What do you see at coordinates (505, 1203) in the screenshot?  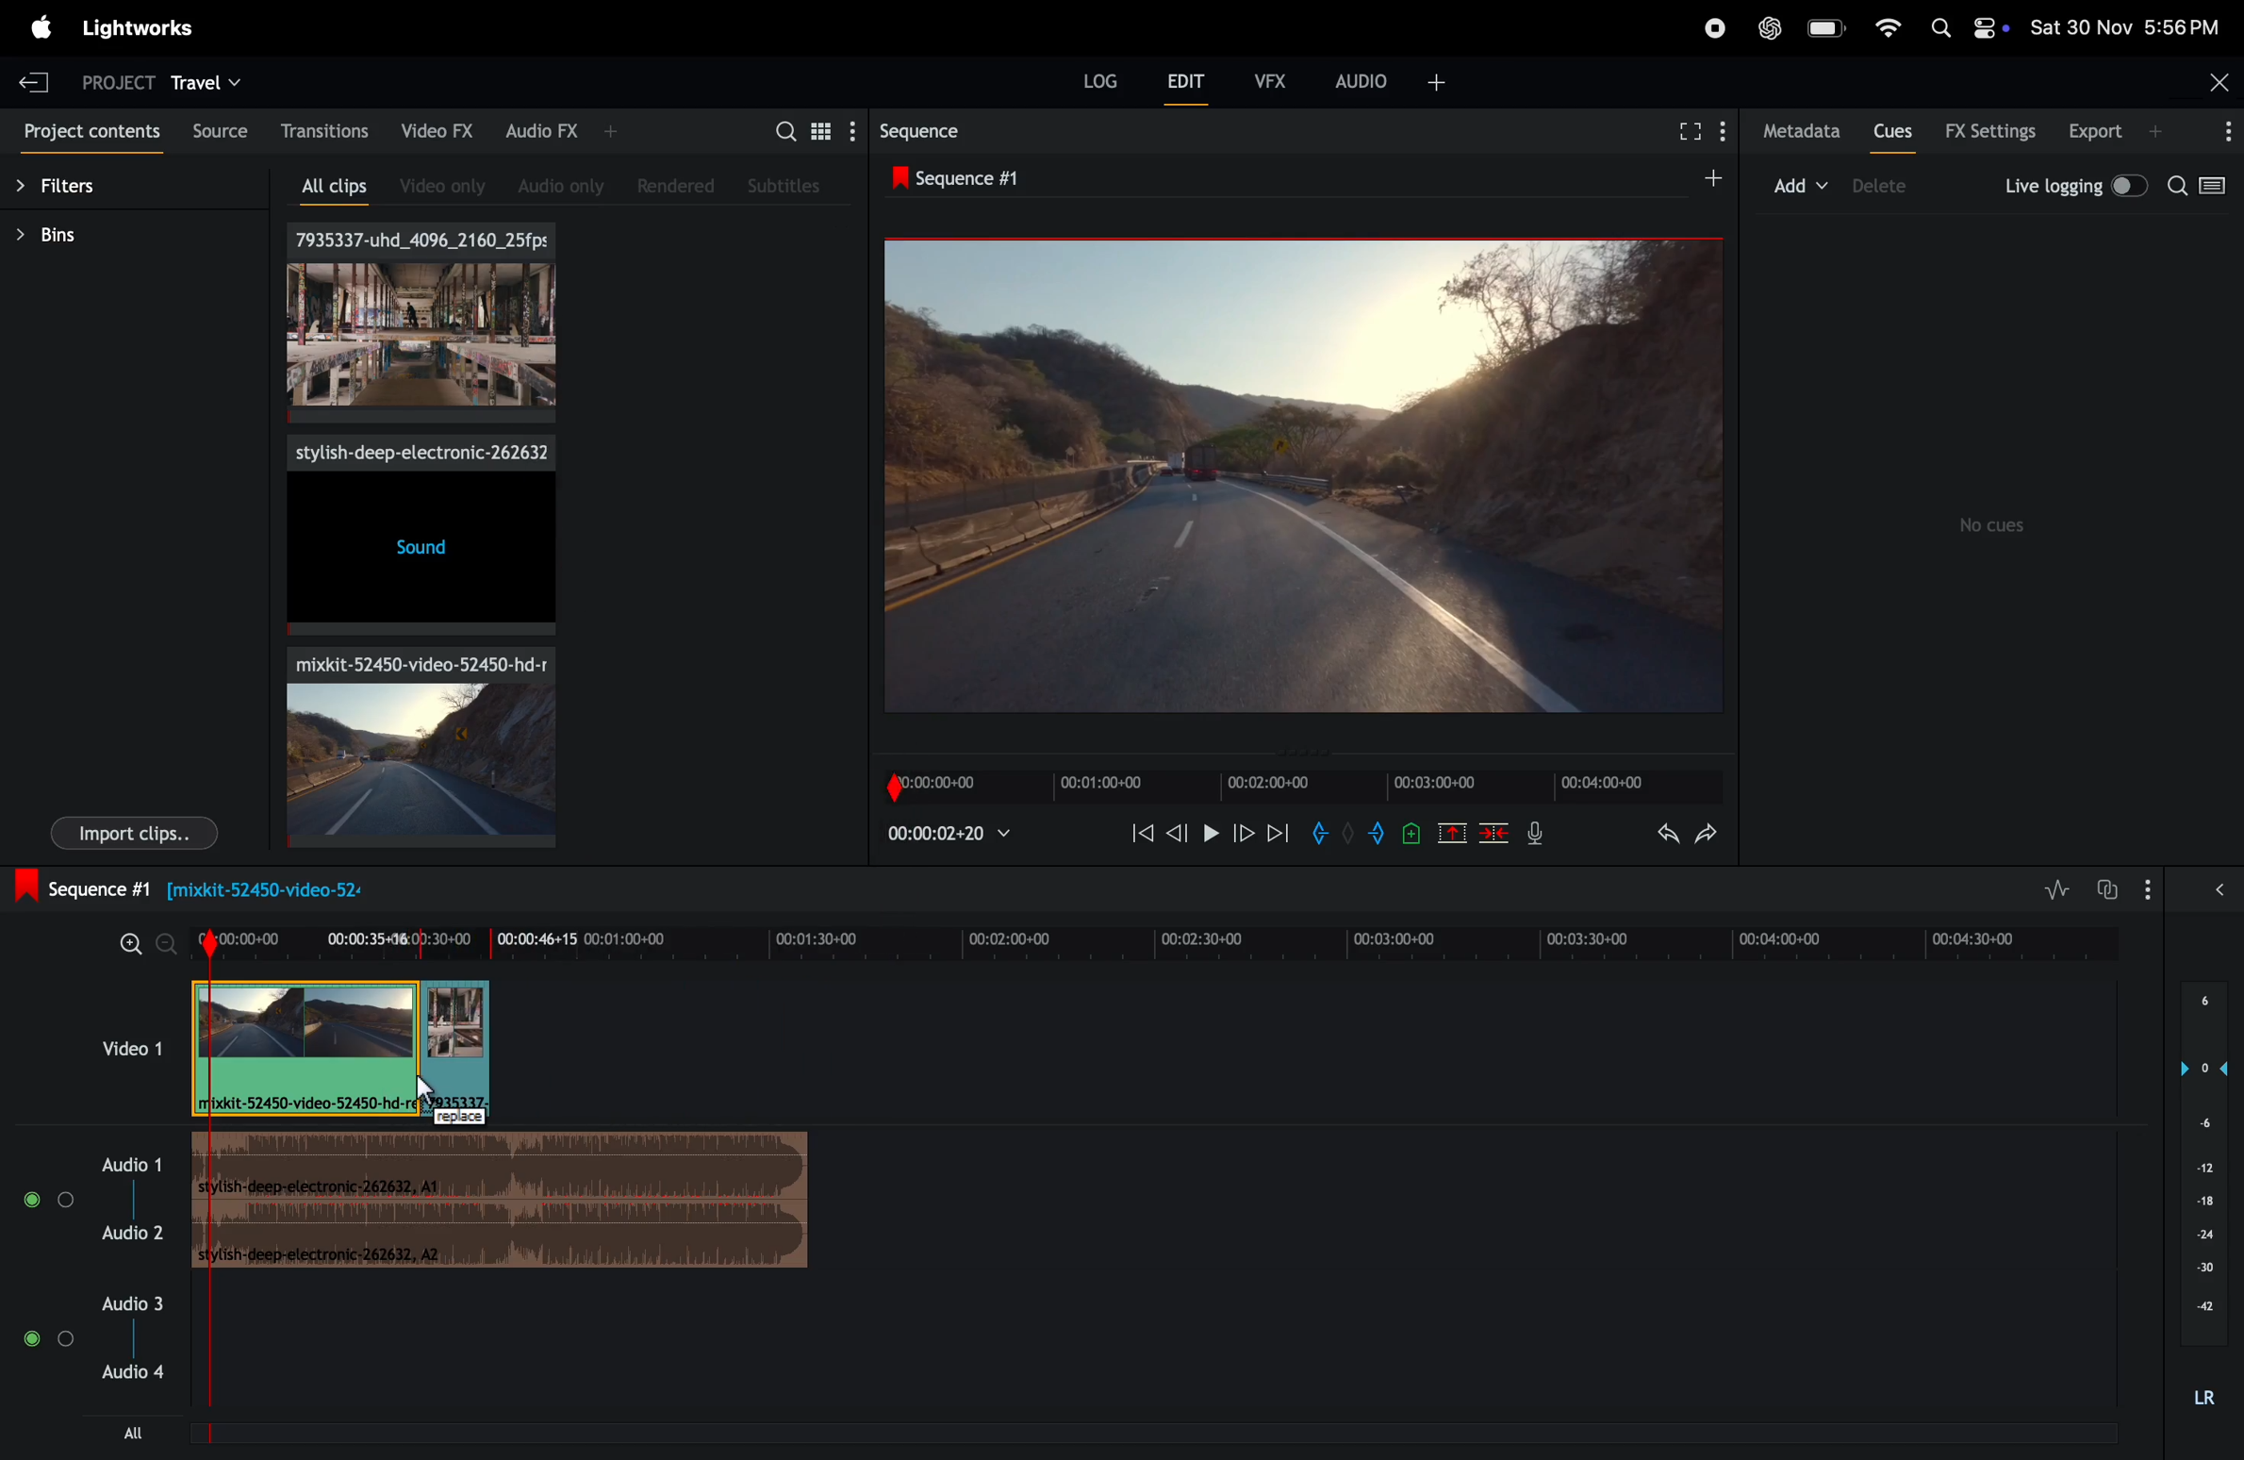 I see `audip track` at bounding box center [505, 1203].